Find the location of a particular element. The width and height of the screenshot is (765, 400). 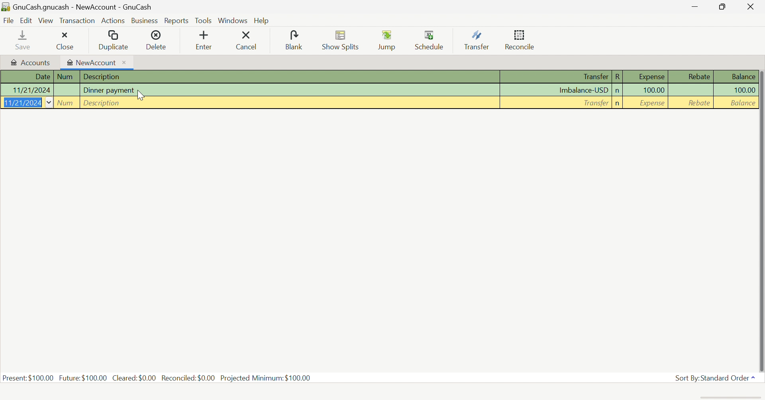

Balance is located at coordinates (742, 76).